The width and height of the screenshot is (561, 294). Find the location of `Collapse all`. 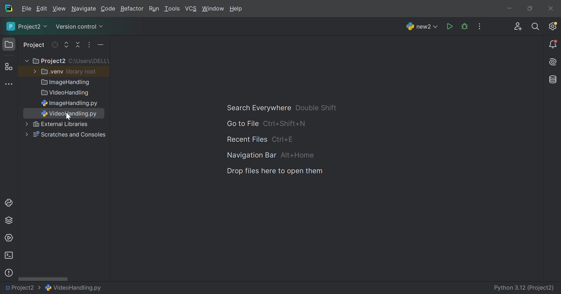

Collapse all is located at coordinates (79, 45).